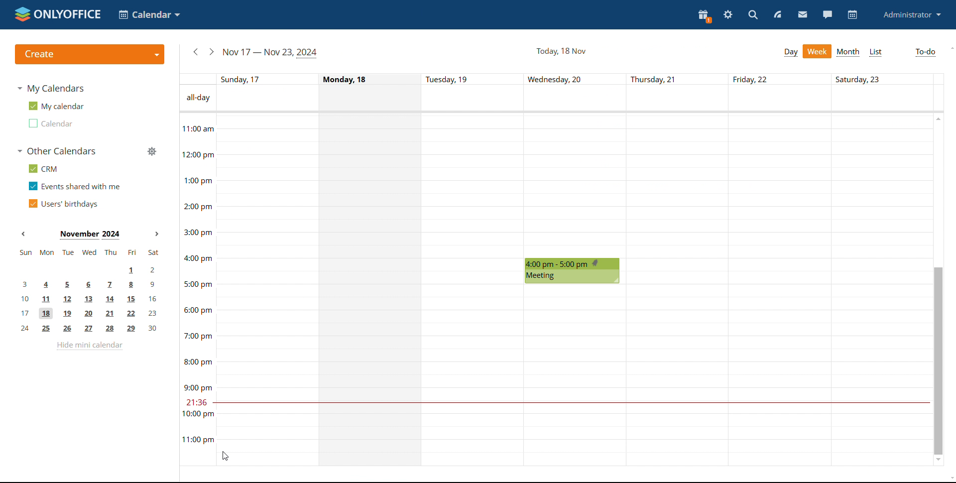 The image size is (956, 483). I want to click on current week, so click(269, 53).